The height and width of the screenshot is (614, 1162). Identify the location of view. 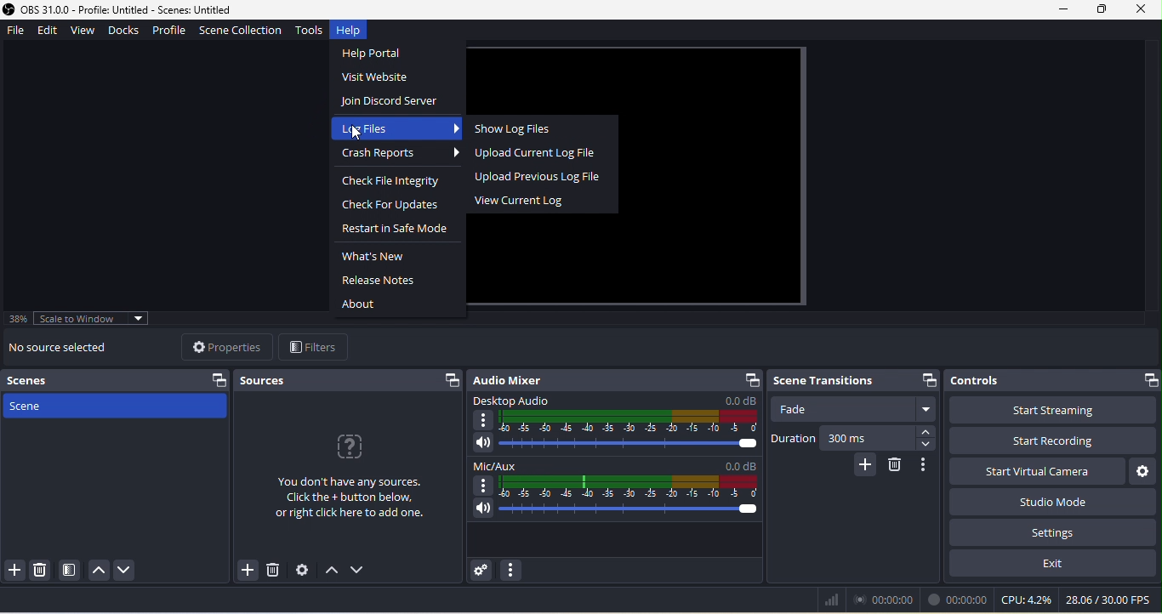
(86, 31).